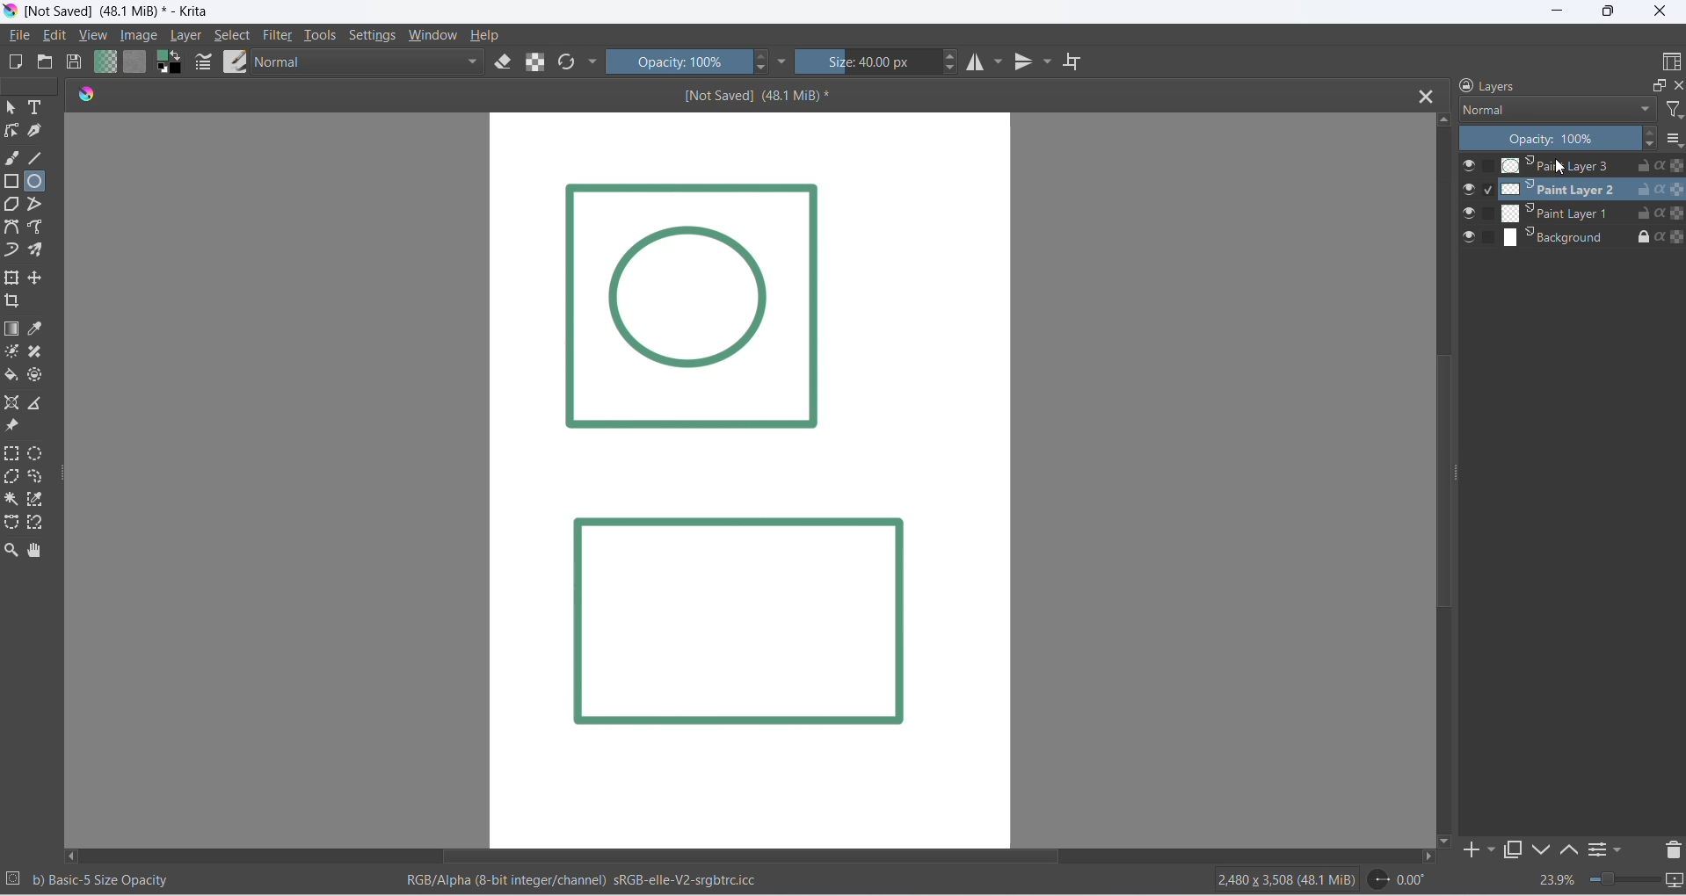  Describe the element at coordinates (16, 303) in the screenshot. I see `crop image` at that location.